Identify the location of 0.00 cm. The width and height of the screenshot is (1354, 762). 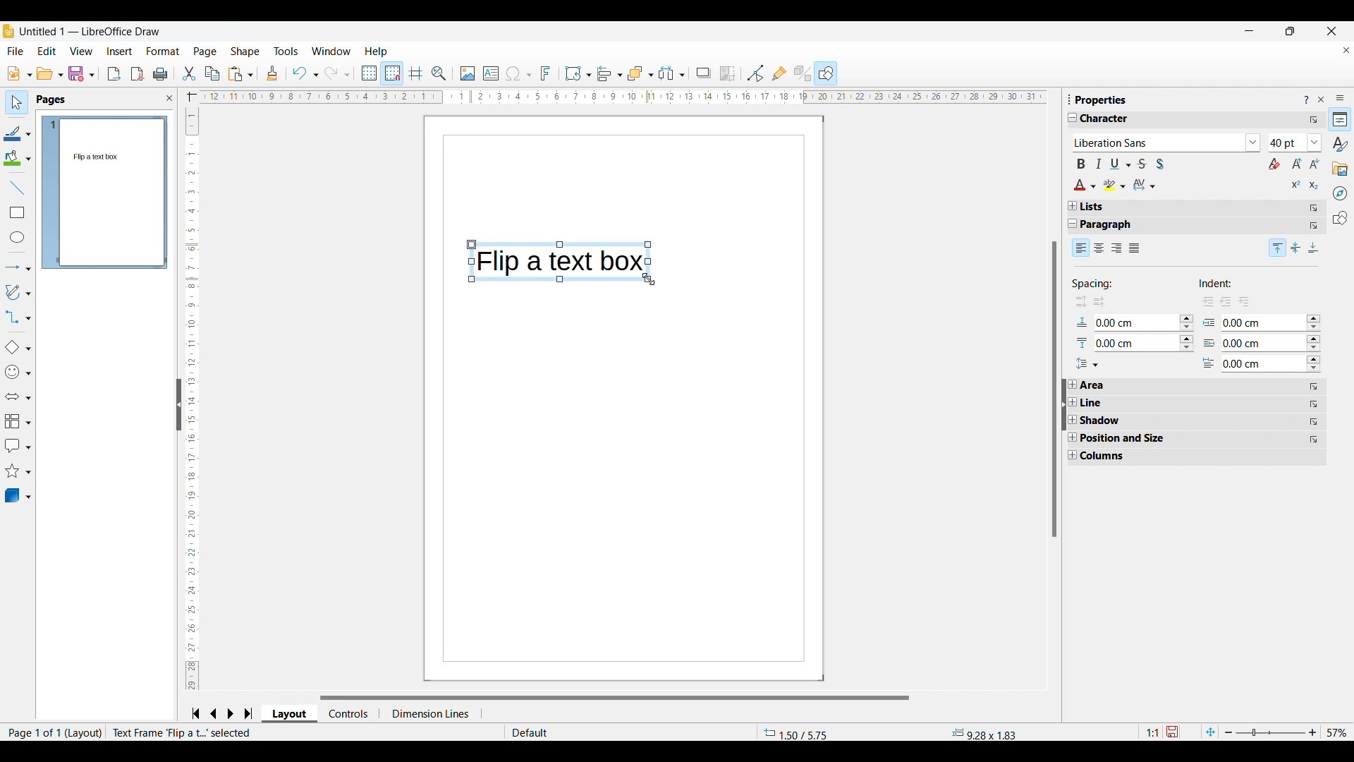
(1262, 363).